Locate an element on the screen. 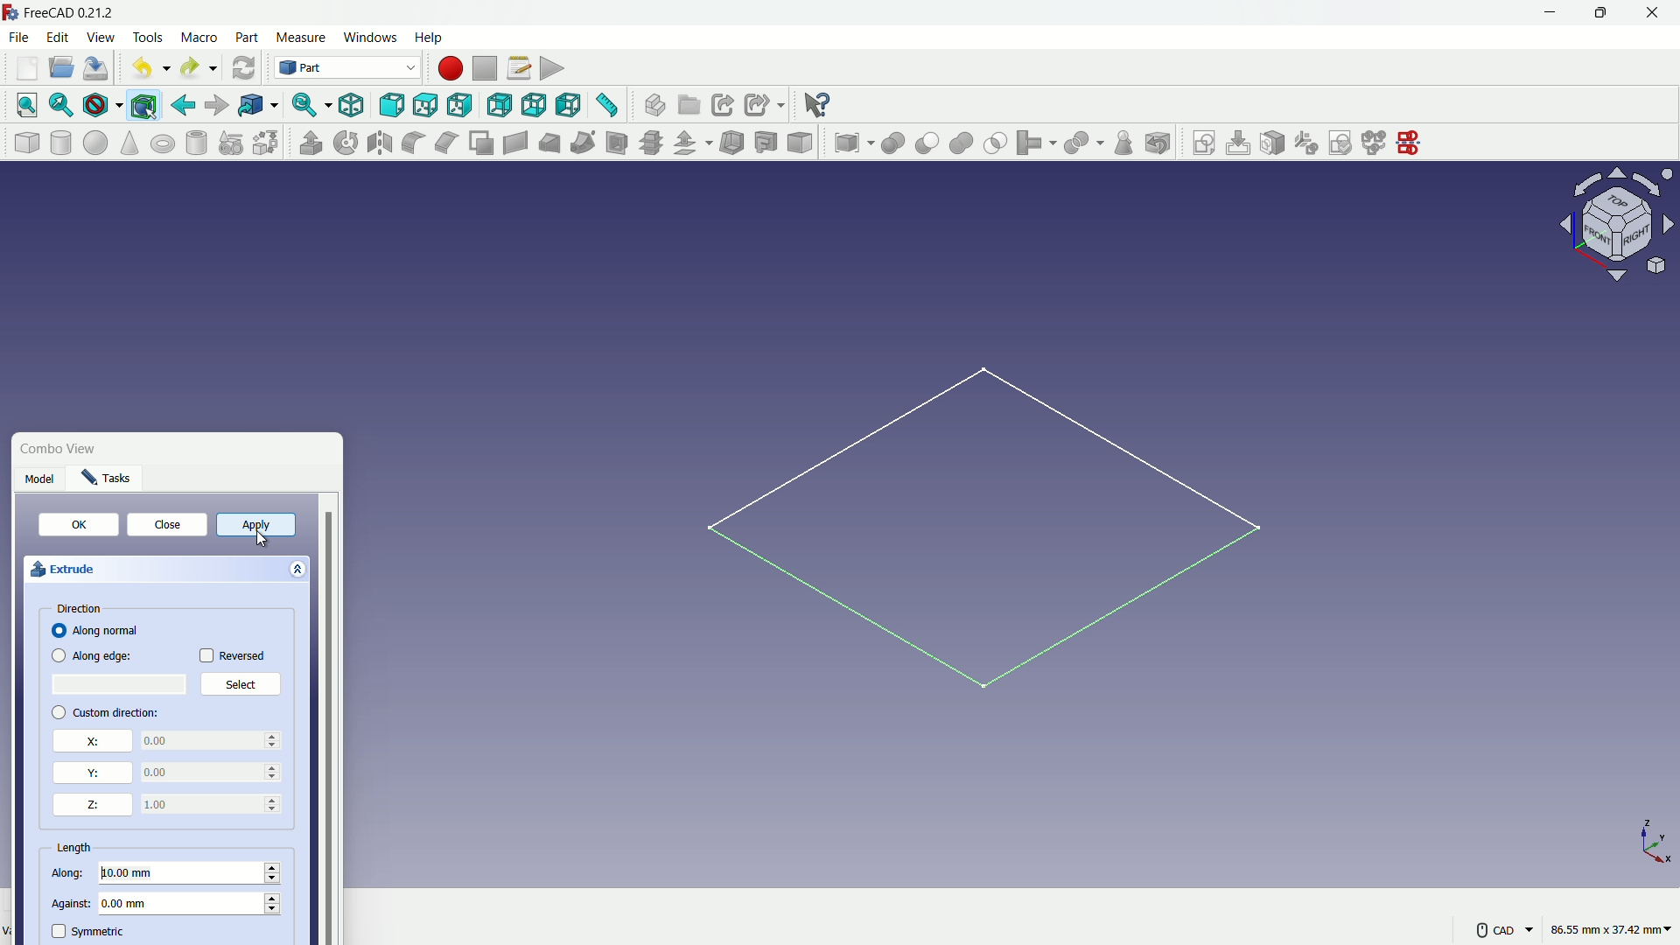  sync view is located at coordinates (310, 103).